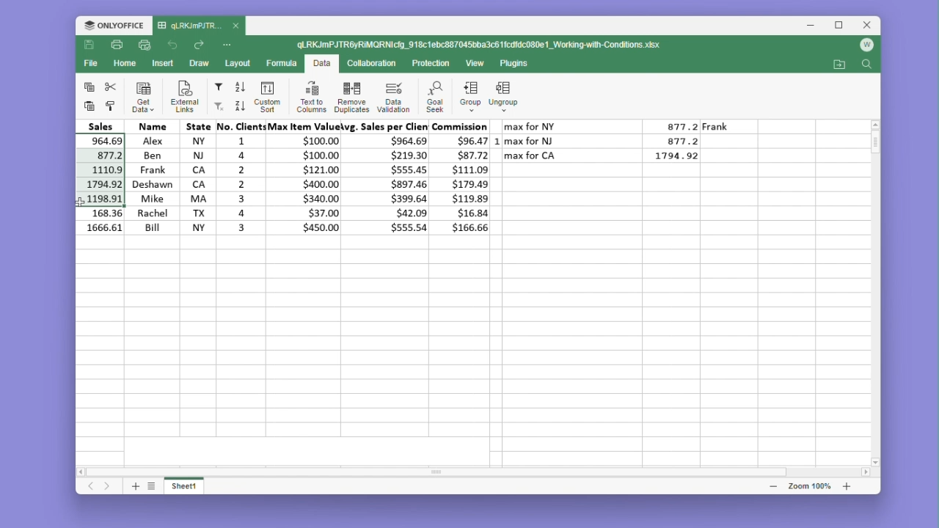 The height and width of the screenshot is (528, 939). Describe the element at coordinates (841, 65) in the screenshot. I see `Go to file location` at that location.